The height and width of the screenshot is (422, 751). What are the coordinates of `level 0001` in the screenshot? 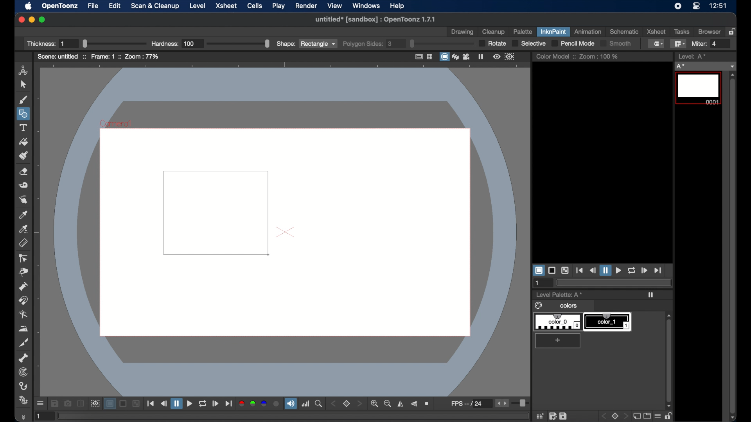 It's located at (699, 88).